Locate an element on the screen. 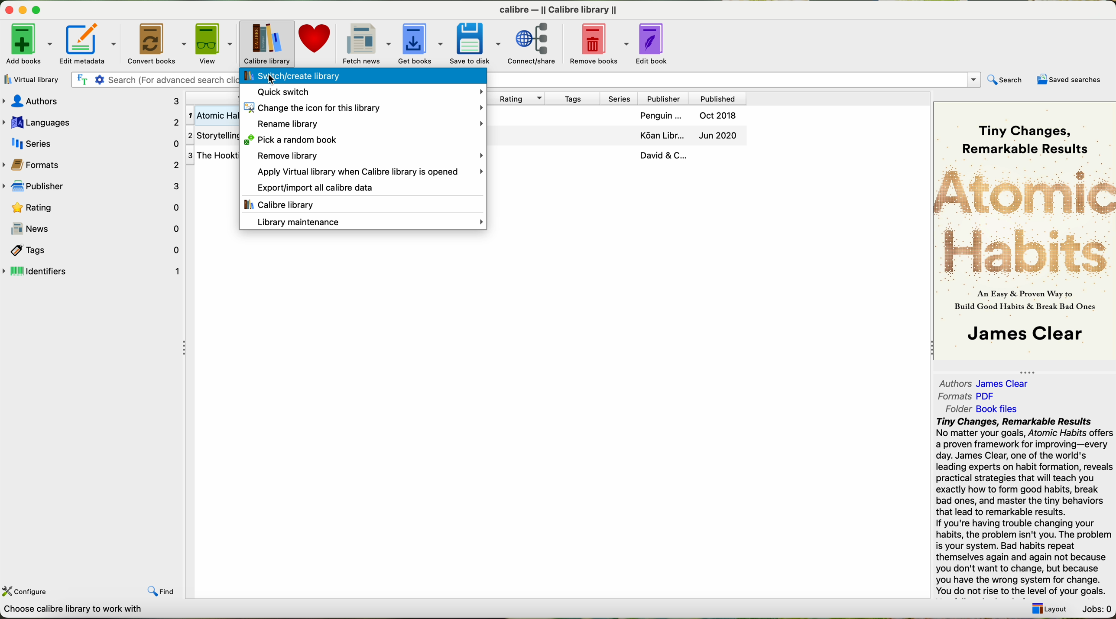  tags is located at coordinates (93, 249).